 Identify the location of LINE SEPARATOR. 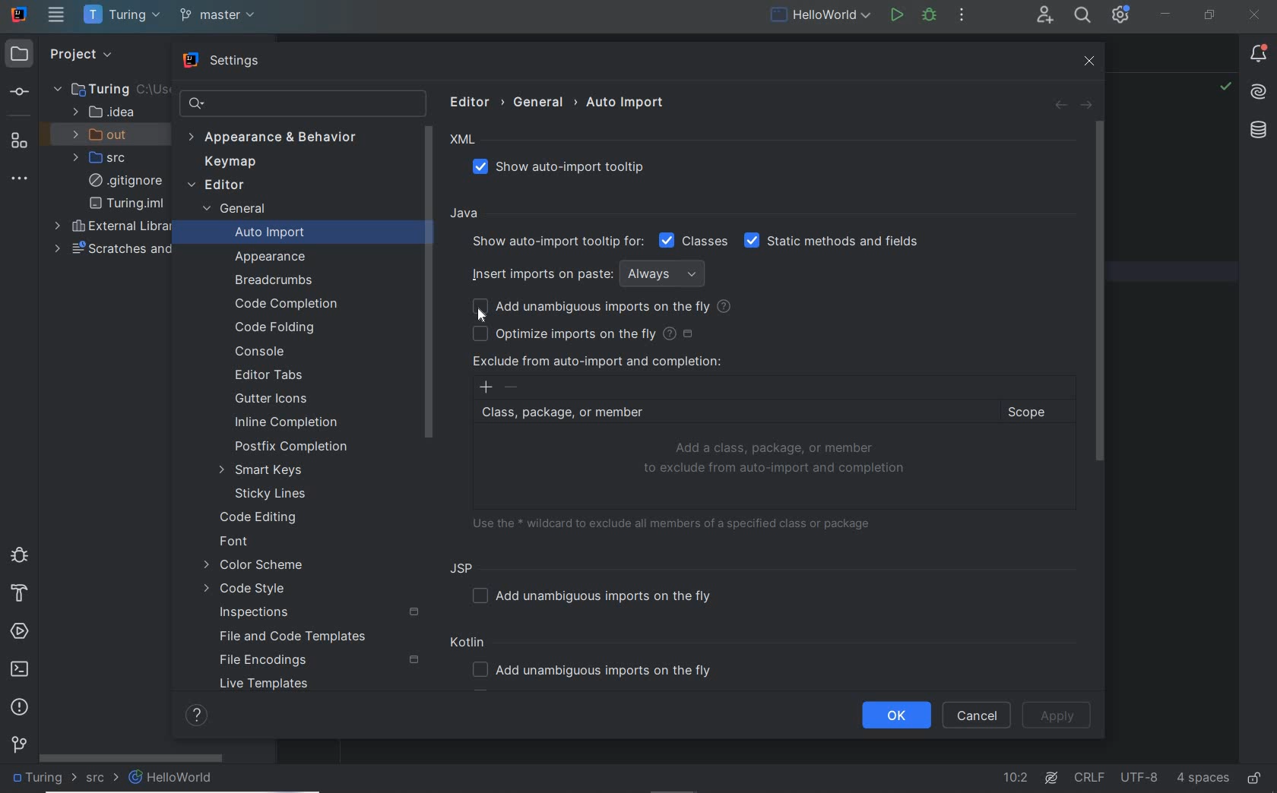
(1090, 775).